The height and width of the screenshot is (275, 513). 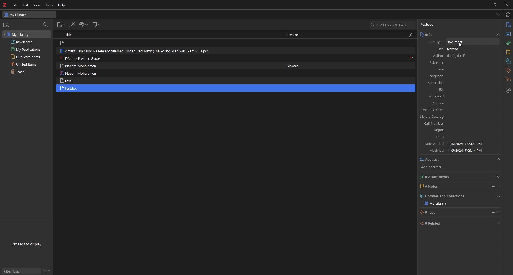 What do you see at coordinates (492, 223) in the screenshot?
I see `add related` at bounding box center [492, 223].